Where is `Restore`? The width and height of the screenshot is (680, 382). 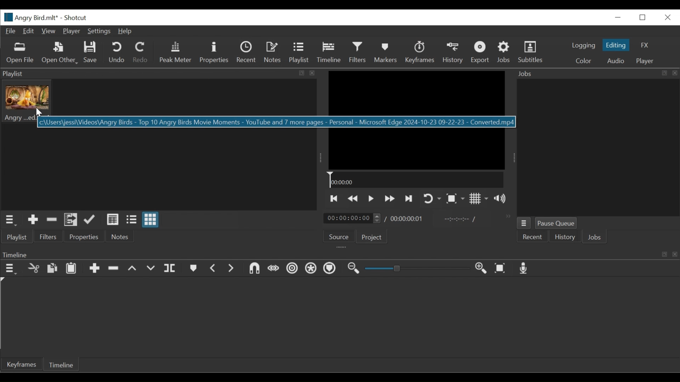
Restore is located at coordinates (643, 18).